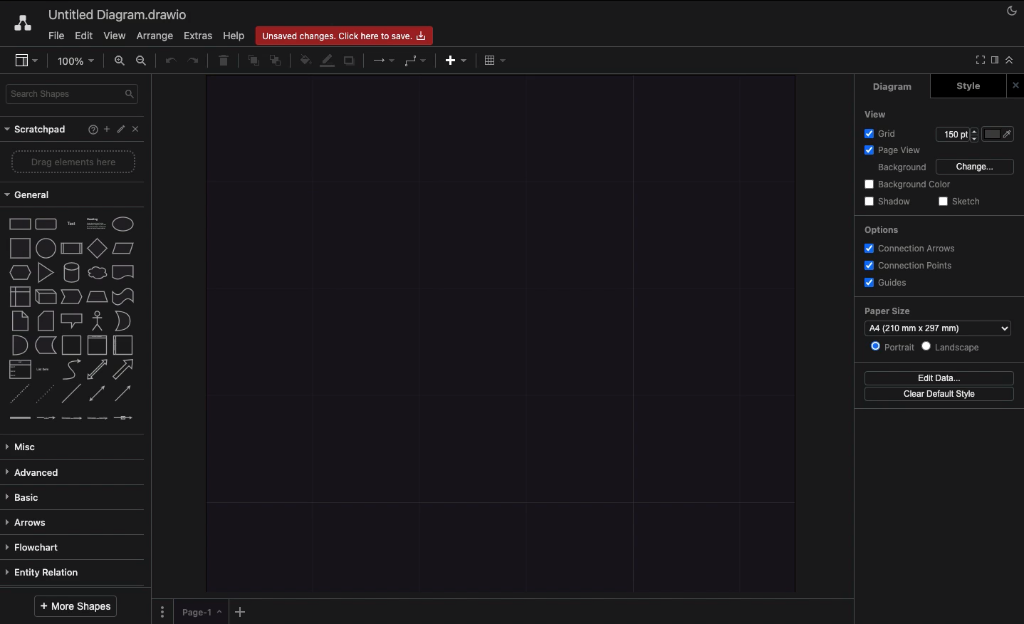 This screenshot has width=1024, height=624. What do you see at coordinates (327, 60) in the screenshot?
I see `Line color` at bounding box center [327, 60].